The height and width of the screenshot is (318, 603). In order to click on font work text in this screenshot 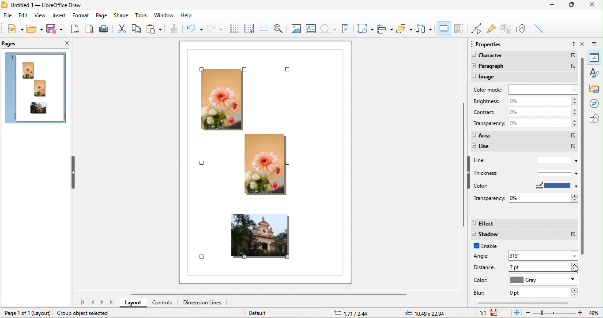, I will do `click(344, 29)`.